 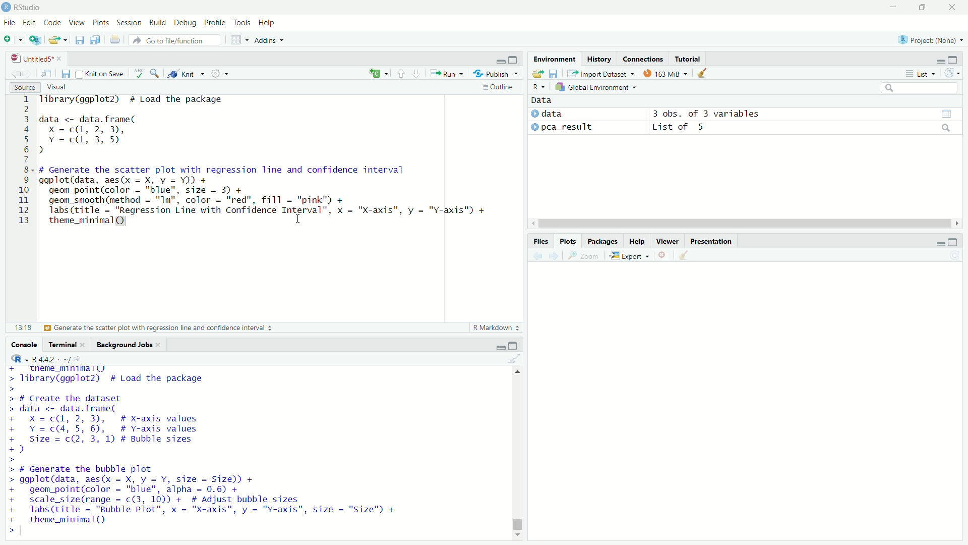 I want to click on Knit on Save, so click(x=100, y=73).